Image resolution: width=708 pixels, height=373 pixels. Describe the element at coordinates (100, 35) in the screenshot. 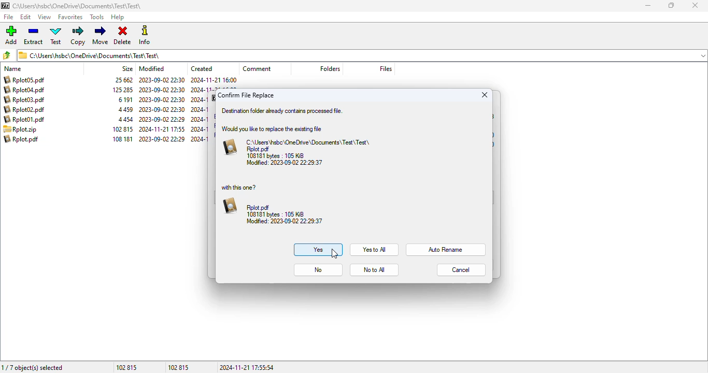

I see `move` at that location.